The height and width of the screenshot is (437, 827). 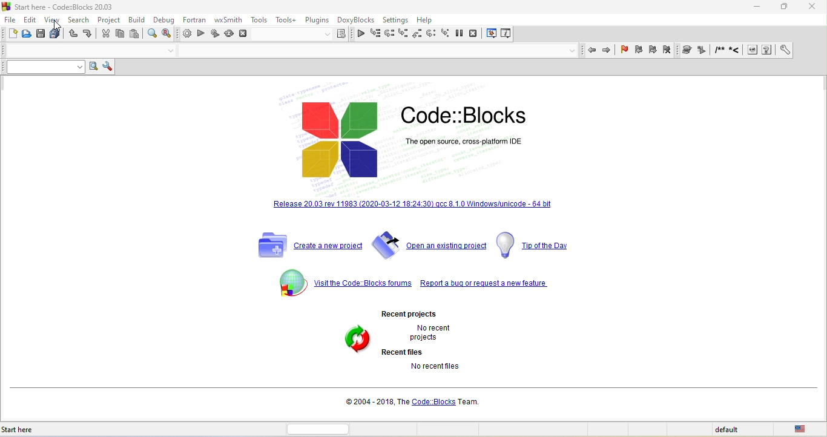 What do you see at coordinates (727, 430) in the screenshot?
I see `default` at bounding box center [727, 430].